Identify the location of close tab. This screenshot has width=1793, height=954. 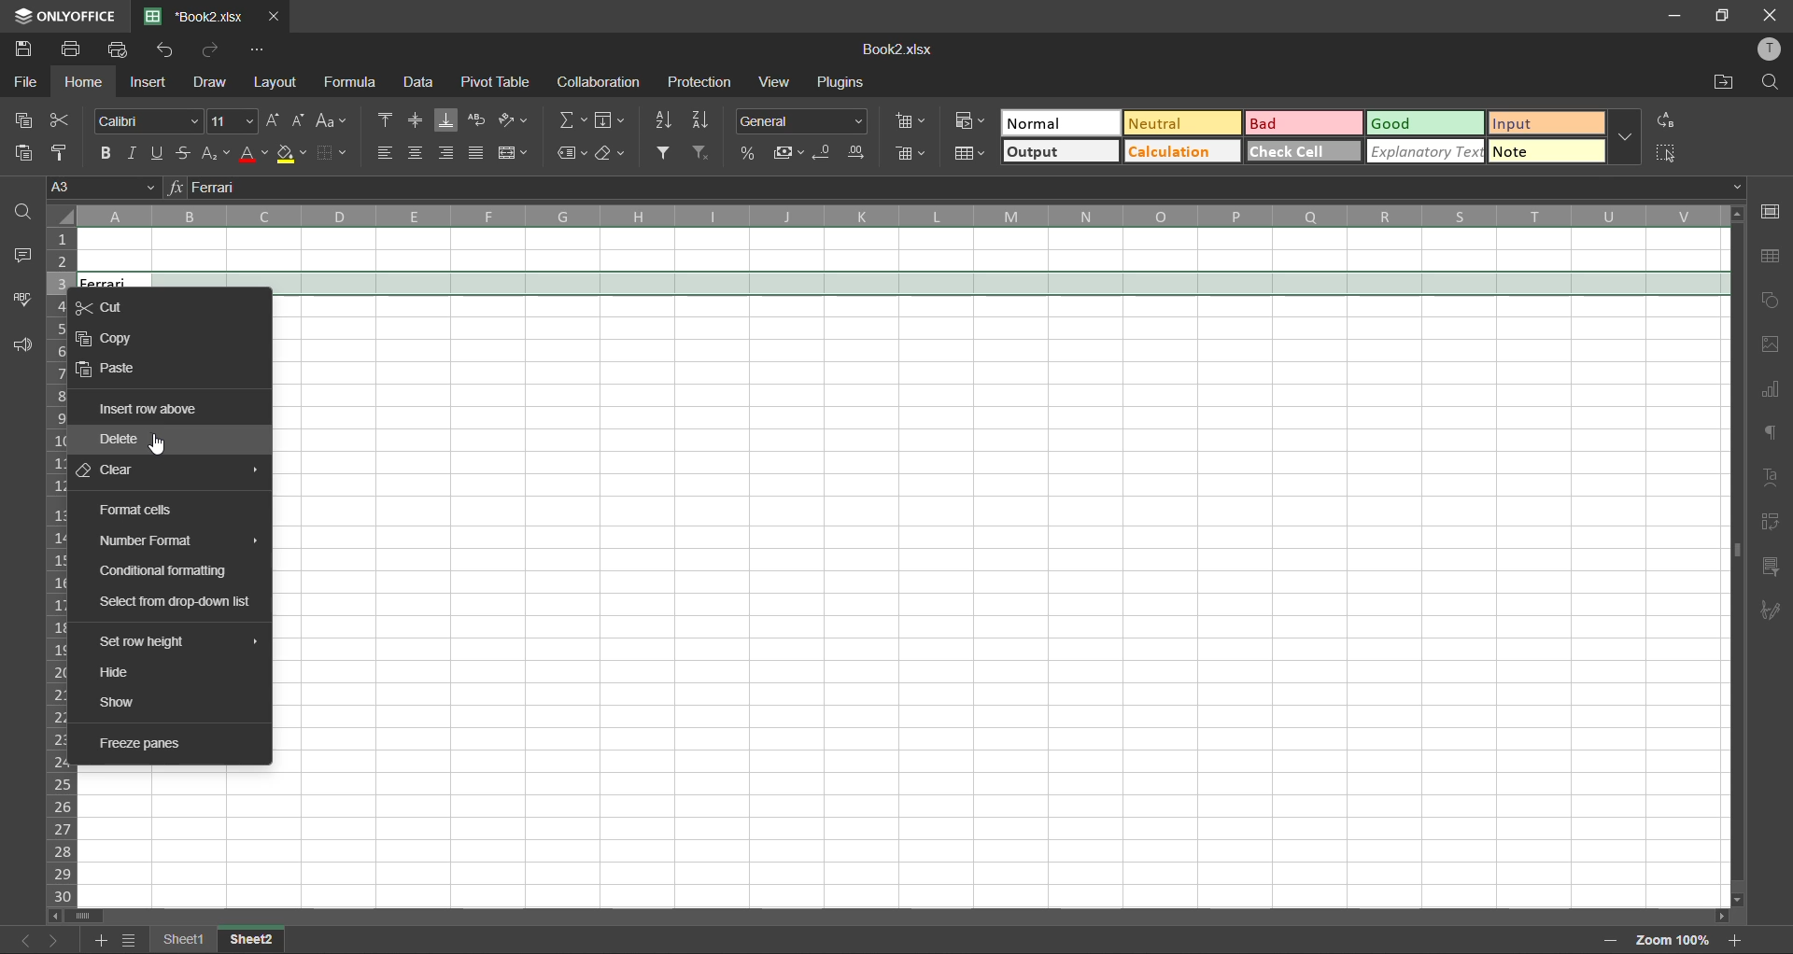
(276, 17).